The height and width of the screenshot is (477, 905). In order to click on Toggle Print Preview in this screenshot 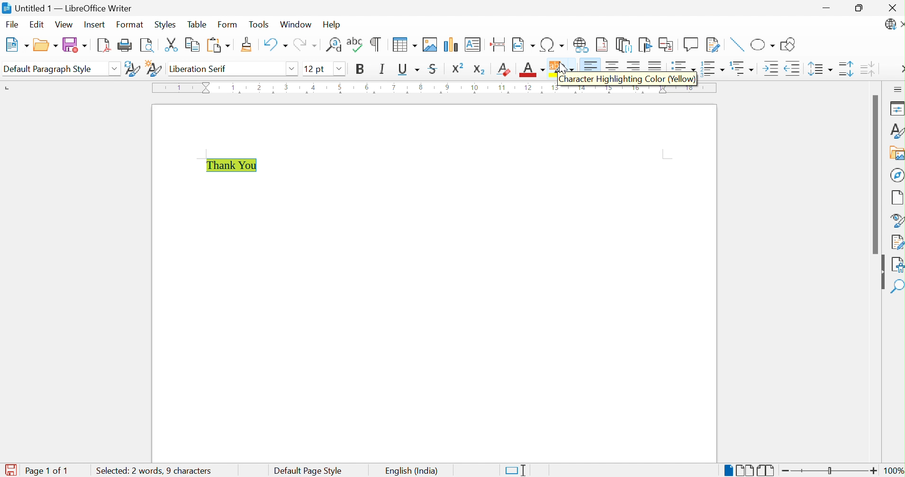, I will do `click(146, 45)`.